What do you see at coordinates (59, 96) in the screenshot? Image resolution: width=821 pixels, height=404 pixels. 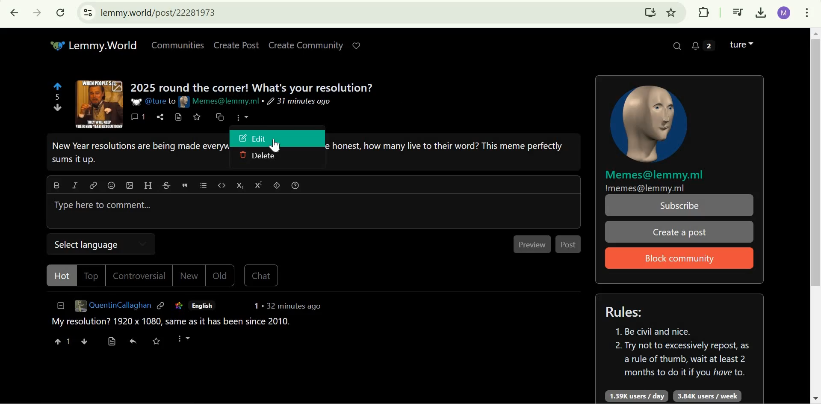 I see `5 points` at bounding box center [59, 96].